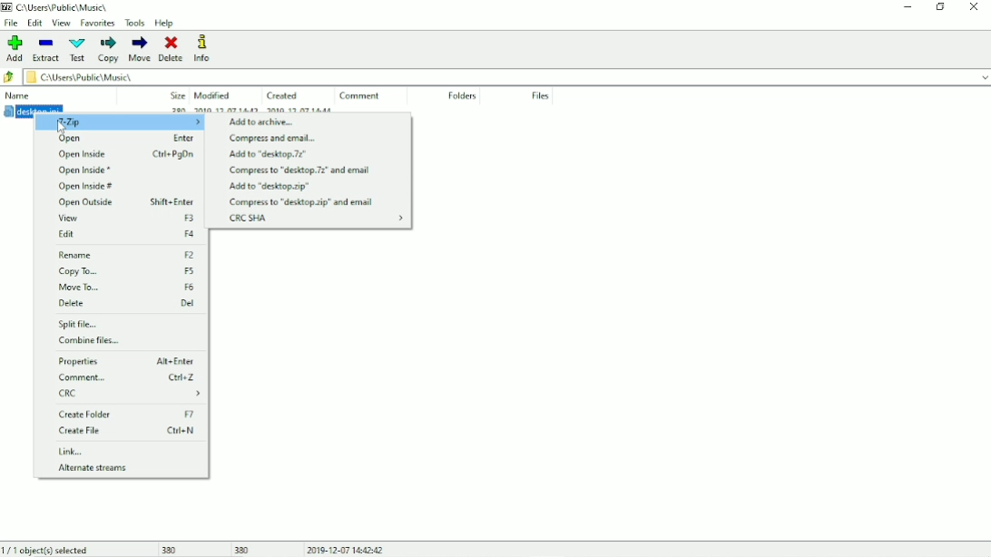 Image resolution: width=991 pixels, height=557 pixels. Describe the element at coordinates (460, 96) in the screenshot. I see `Folders` at that location.